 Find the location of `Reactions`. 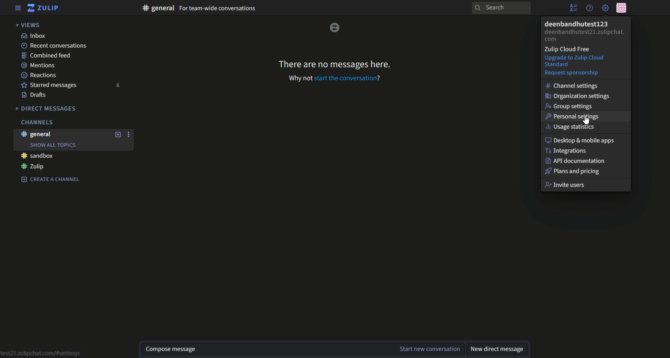

Reactions is located at coordinates (39, 76).